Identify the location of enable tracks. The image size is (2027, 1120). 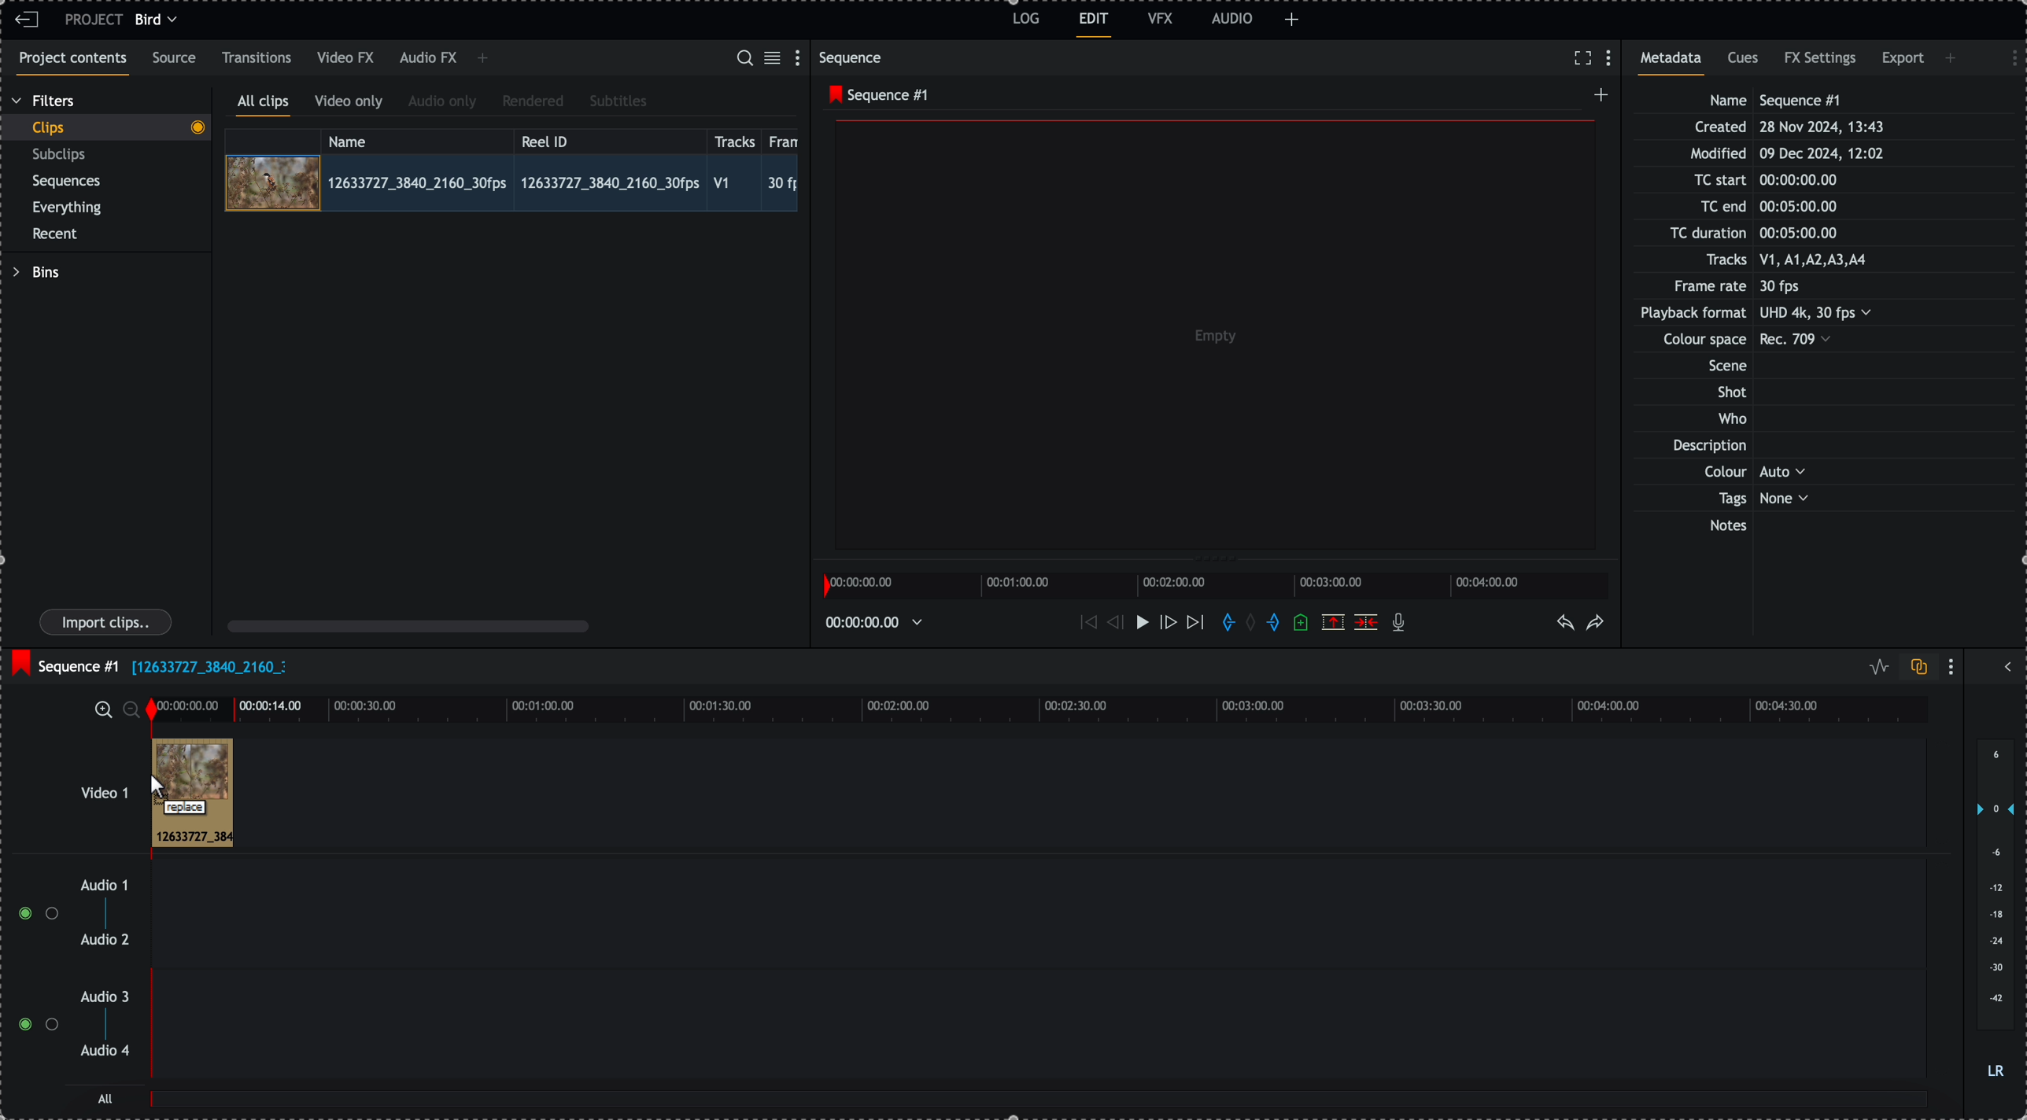
(31, 970).